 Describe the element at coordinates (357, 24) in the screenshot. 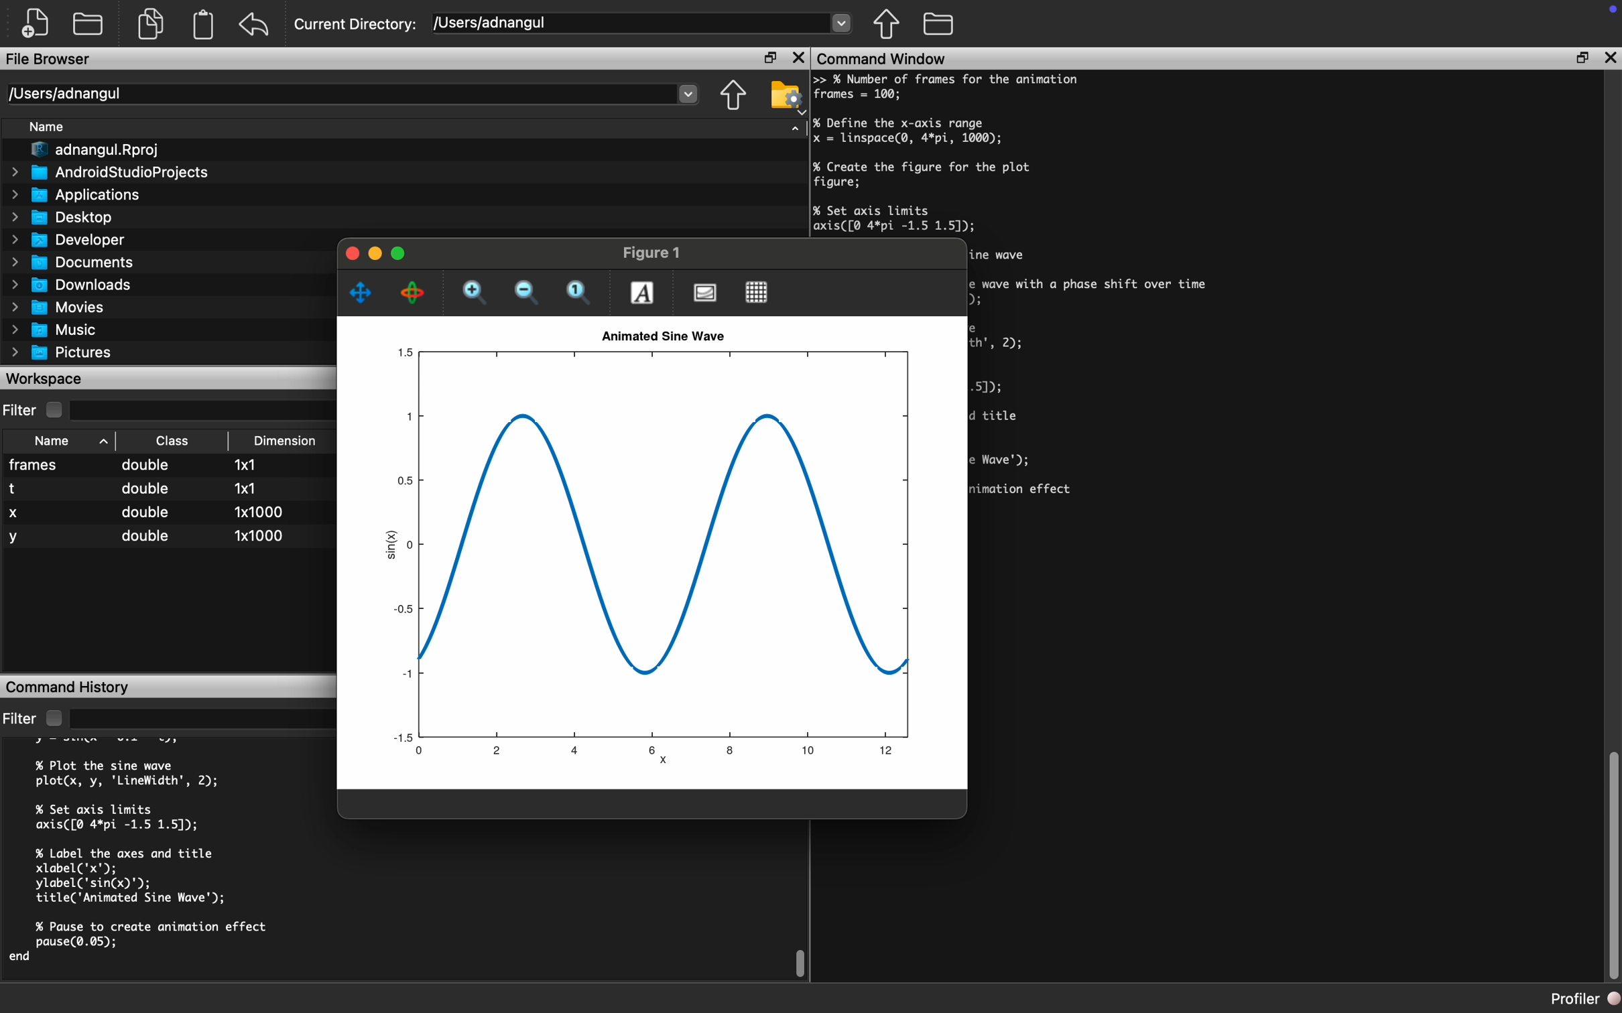

I see `Current Directory:` at that location.